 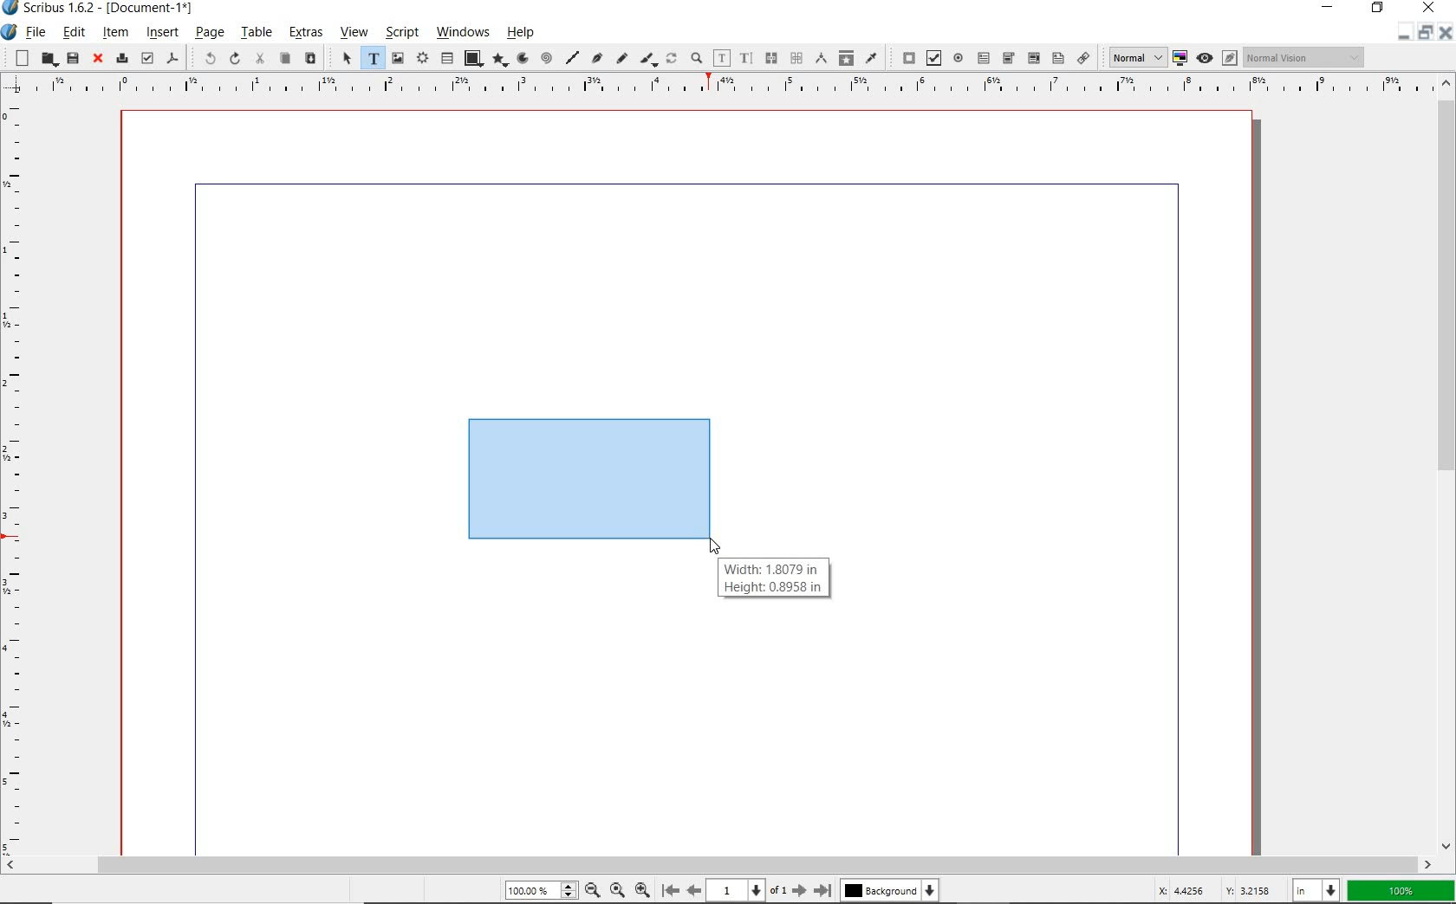 What do you see at coordinates (542, 891) in the screenshot?
I see `Zoom 100.00%` at bounding box center [542, 891].